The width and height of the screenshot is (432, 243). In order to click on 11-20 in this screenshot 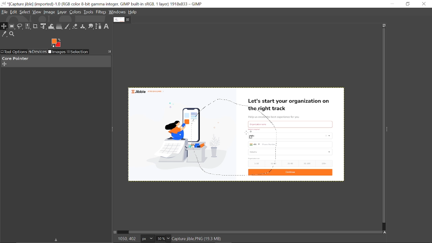, I will do `click(275, 163)`.